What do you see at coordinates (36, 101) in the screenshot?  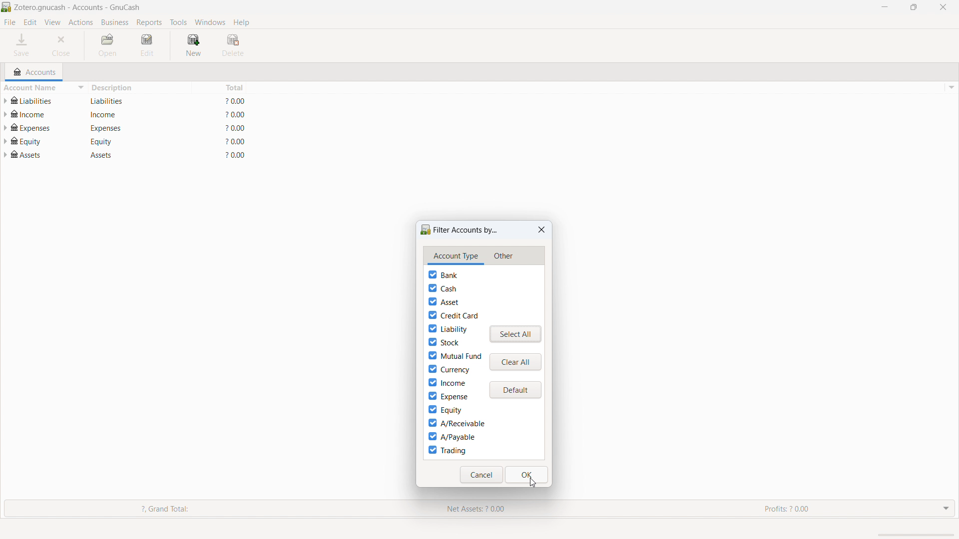 I see `account name` at bounding box center [36, 101].